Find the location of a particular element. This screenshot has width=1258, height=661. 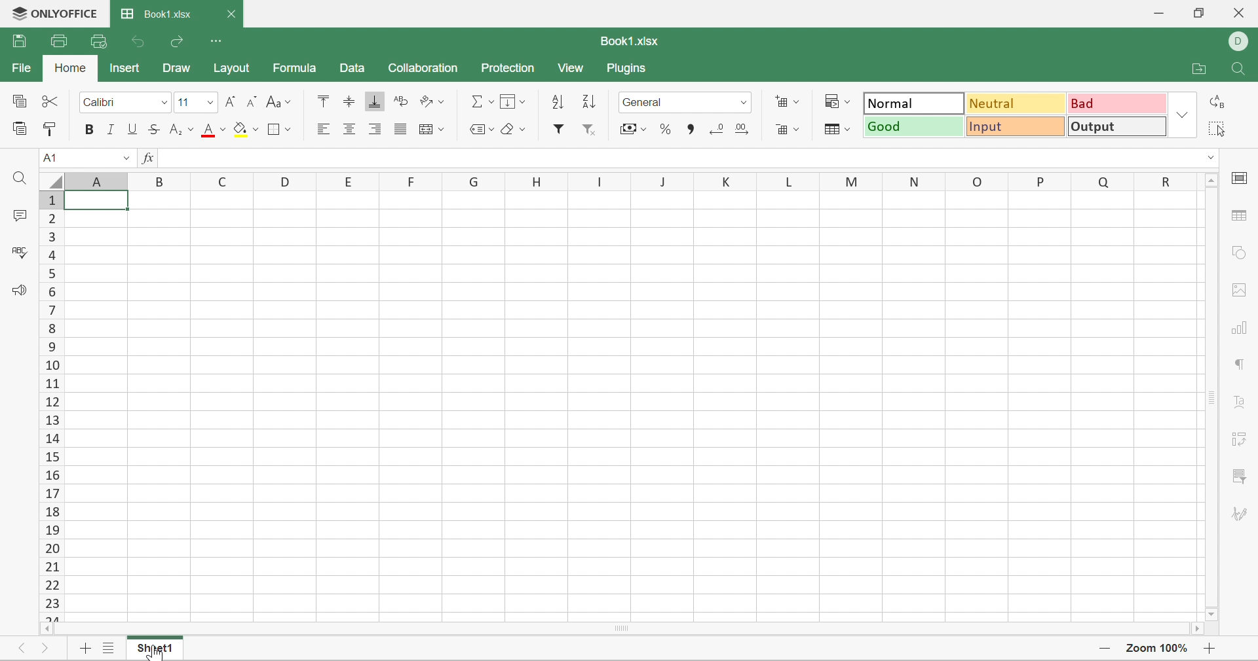

General is located at coordinates (678, 103).